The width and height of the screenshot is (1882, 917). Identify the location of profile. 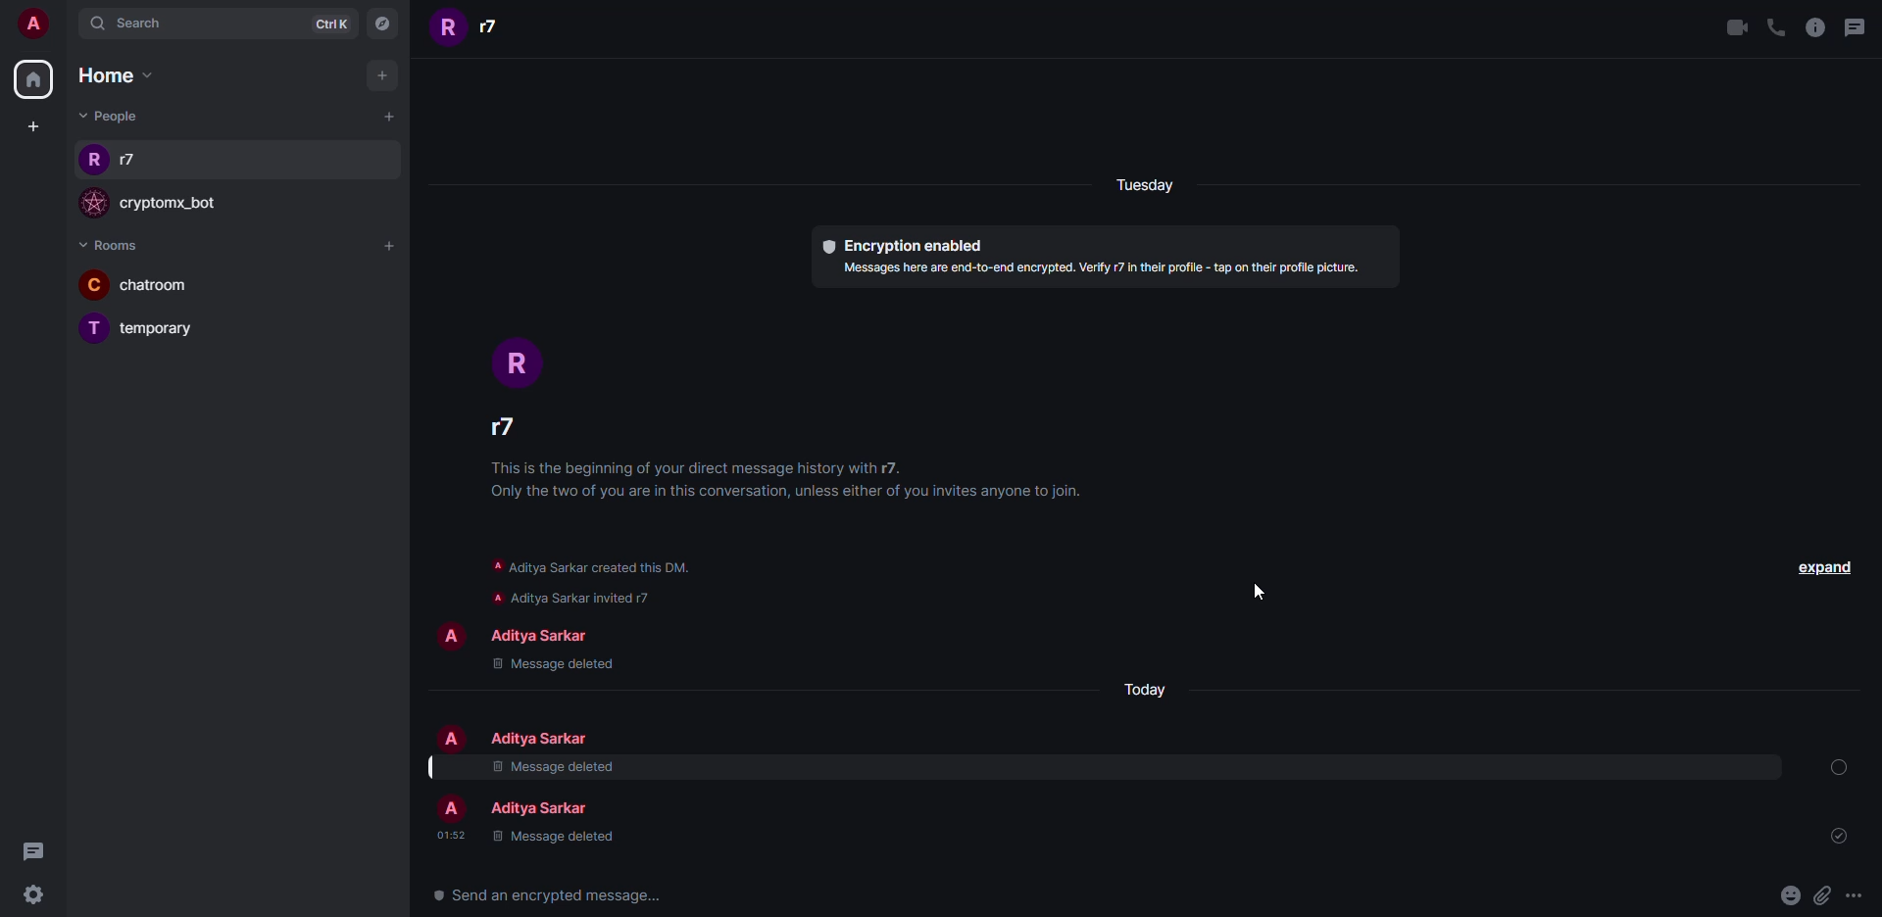
(94, 162).